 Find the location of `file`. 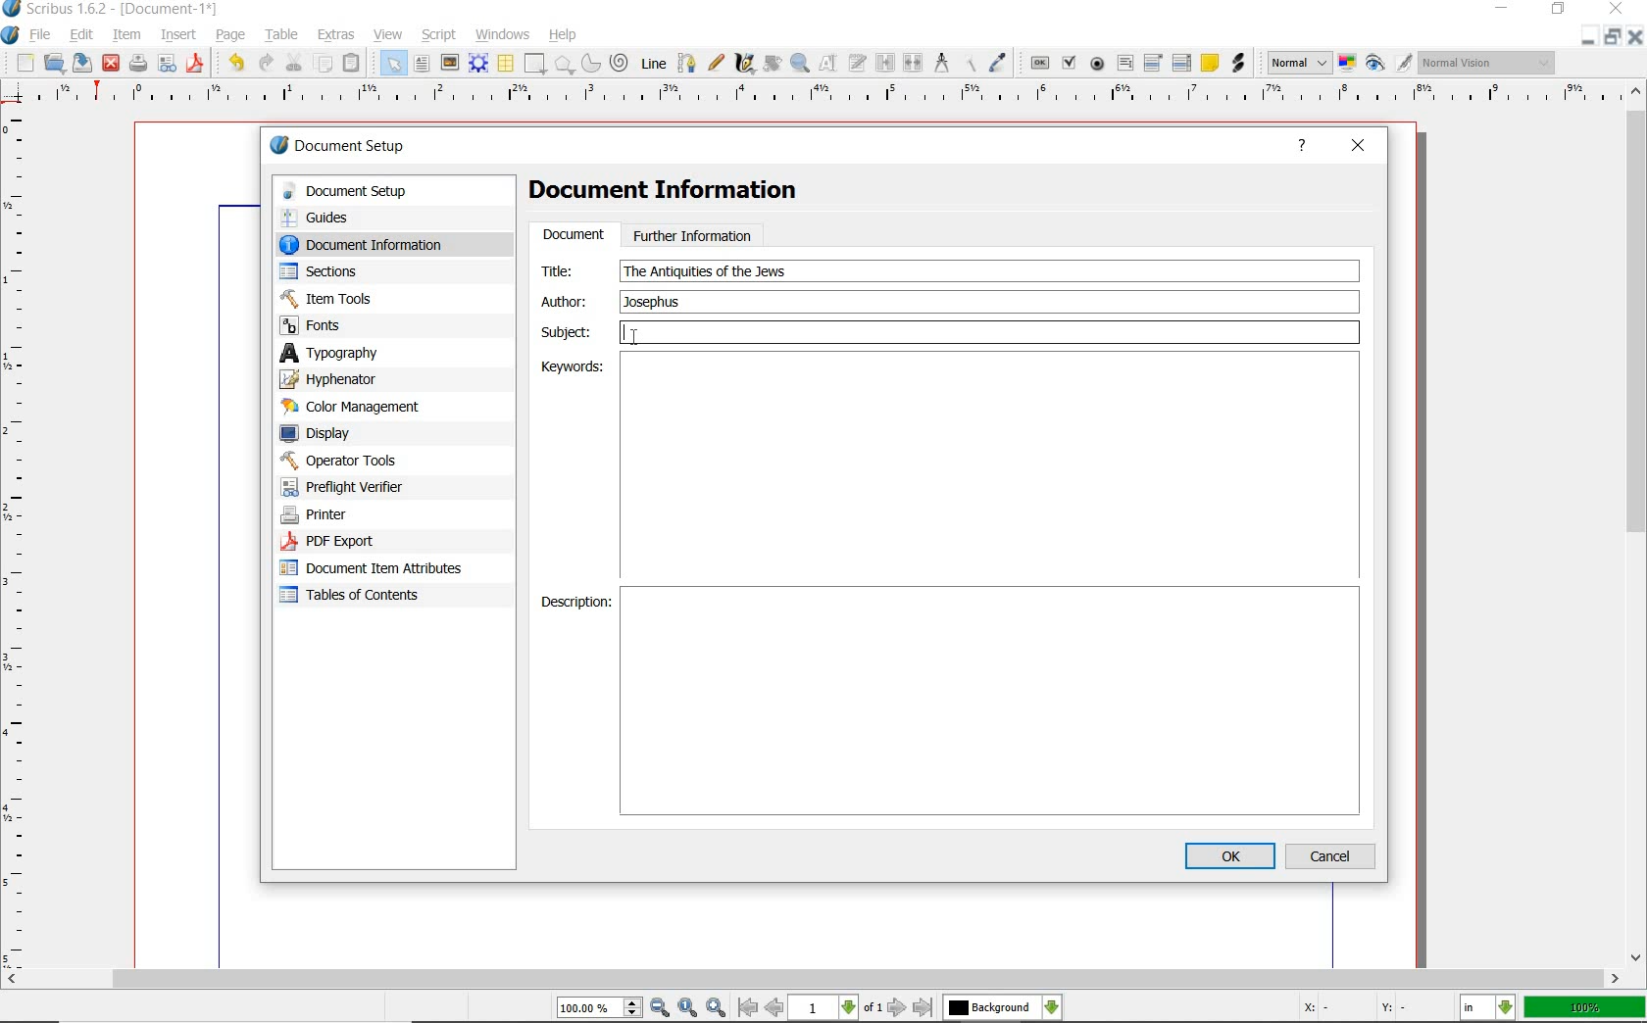

file is located at coordinates (41, 33).